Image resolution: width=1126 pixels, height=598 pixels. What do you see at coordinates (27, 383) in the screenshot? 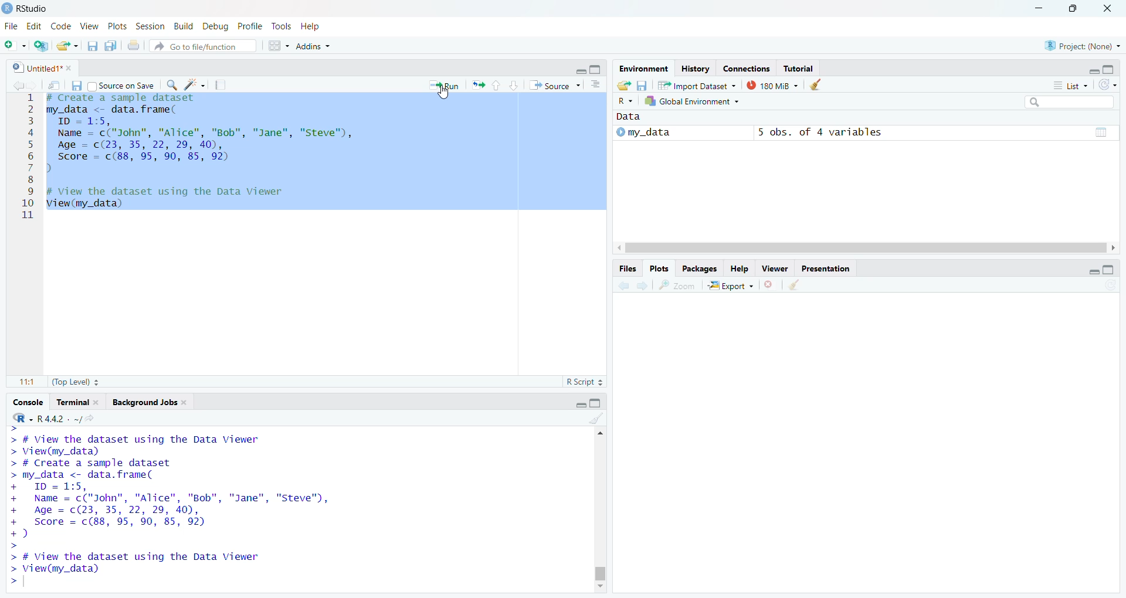
I see `1:1` at bounding box center [27, 383].